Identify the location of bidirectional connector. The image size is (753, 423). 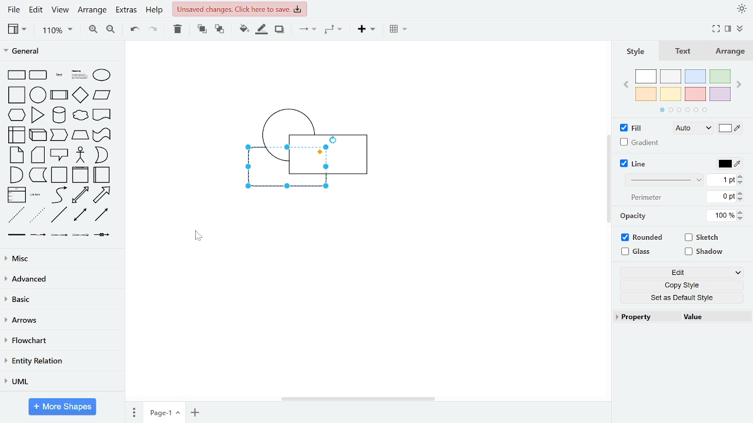
(81, 215).